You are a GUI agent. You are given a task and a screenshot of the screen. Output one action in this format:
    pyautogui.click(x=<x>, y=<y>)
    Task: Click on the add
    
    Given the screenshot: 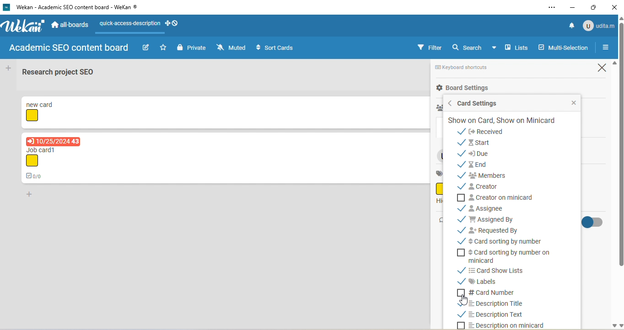 What is the action you would take?
    pyautogui.click(x=10, y=69)
    